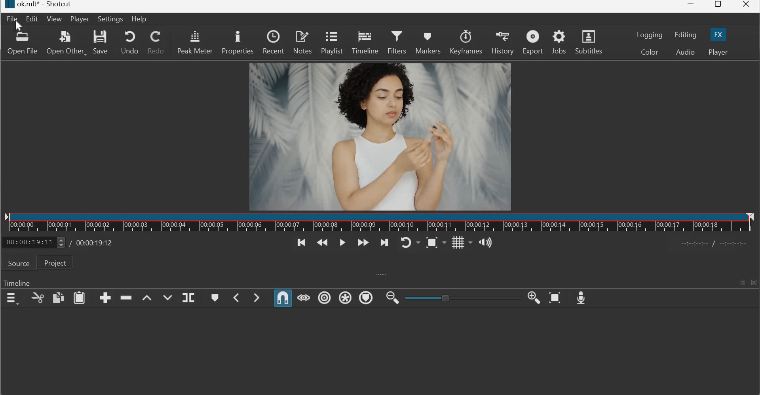 Image resolution: width=760 pixels, height=395 pixels. I want to click on Export, so click(533, 42).